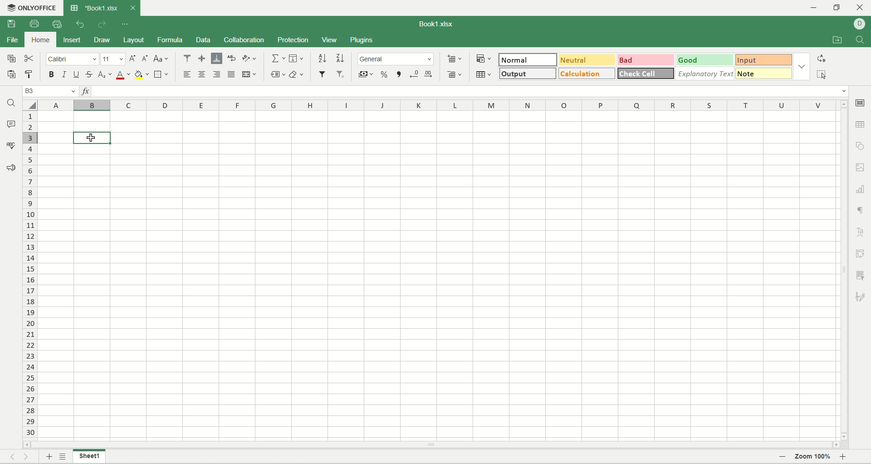 Image resolution: width=871 pixels, height=464 pixels. What do you see at coordinates (293, 40) in the screenshot?
I see `protection` at bounding box center [293, 40].